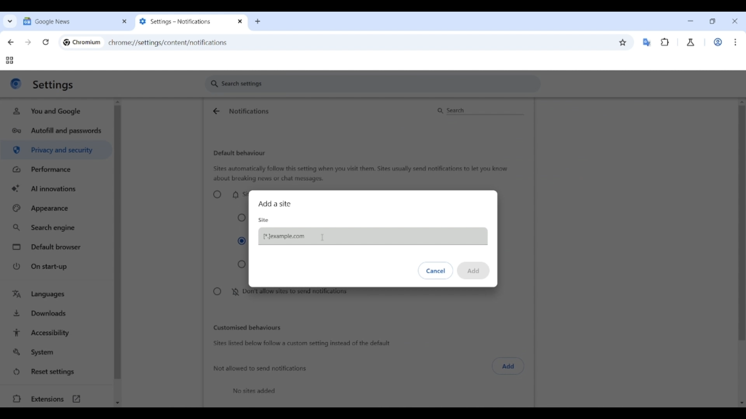 This screenshot has width=746, height=419. I want to click on Google translator extension, so click(647, 42).